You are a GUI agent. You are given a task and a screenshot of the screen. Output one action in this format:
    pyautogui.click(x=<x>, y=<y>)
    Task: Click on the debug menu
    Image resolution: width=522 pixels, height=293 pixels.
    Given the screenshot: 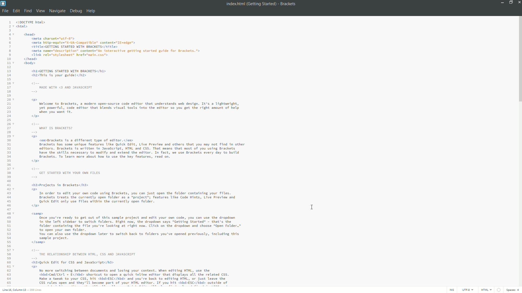 What is the action you would take?
    pyautogui.click(x=75, y=11)
    